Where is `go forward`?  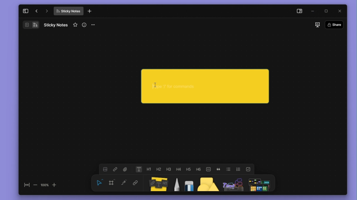
go forward is located at coordinates (46, 12).